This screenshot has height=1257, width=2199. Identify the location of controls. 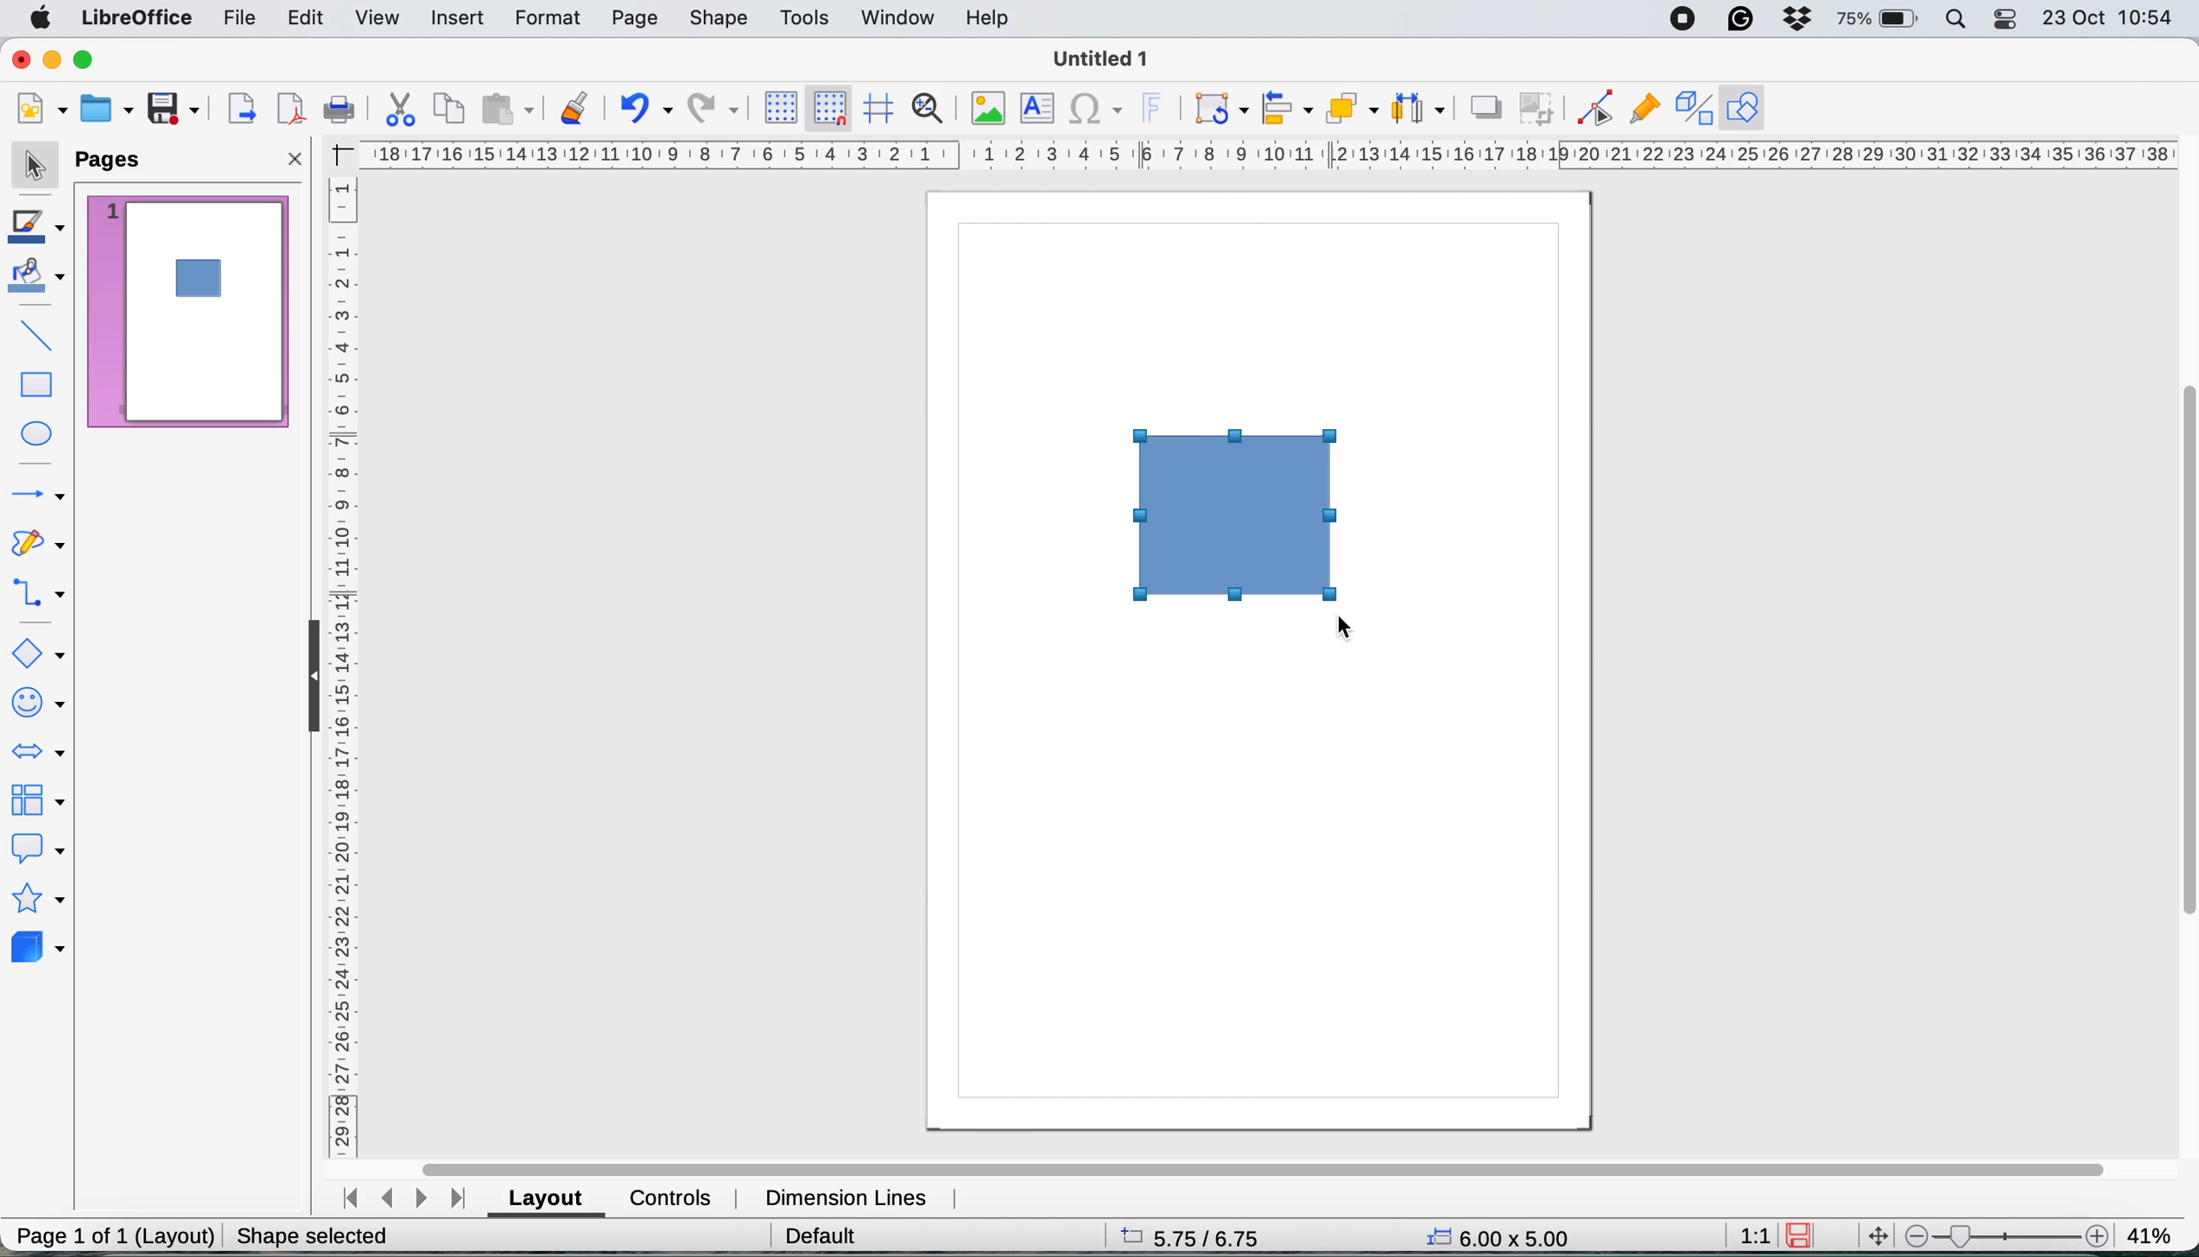
(671, 1197).